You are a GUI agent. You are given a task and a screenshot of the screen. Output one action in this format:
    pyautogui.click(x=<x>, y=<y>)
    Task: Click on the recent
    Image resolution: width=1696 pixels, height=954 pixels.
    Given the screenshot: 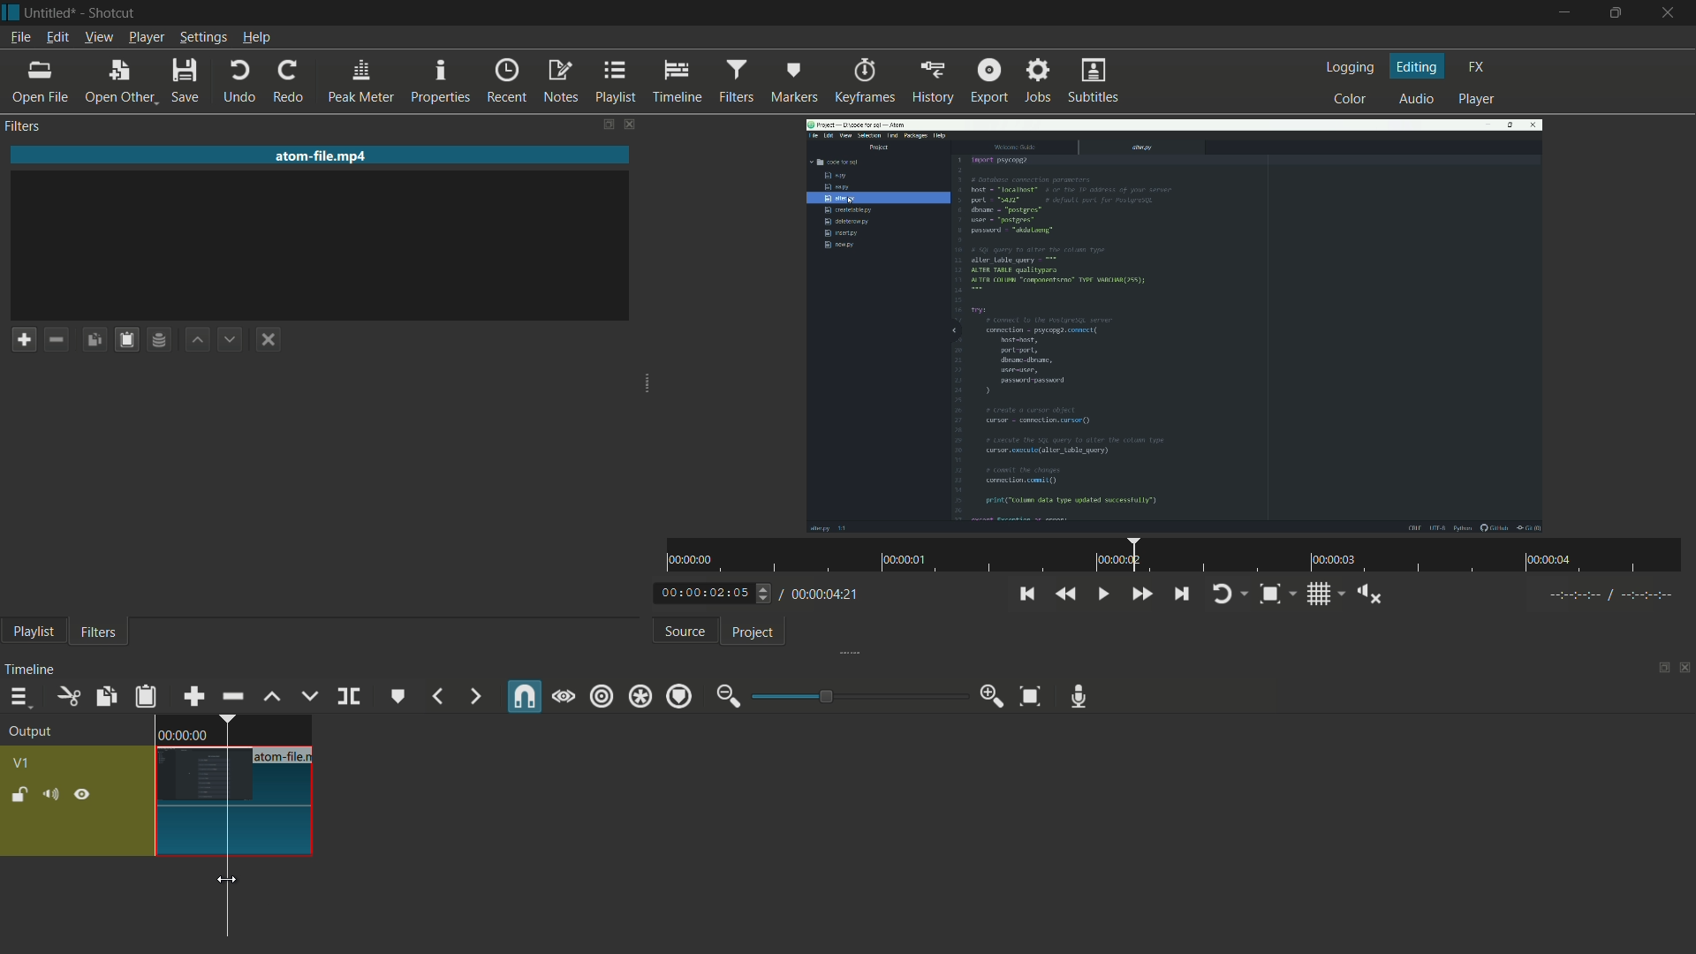 What is the action you would take?
    pyautogui.click(x=505, y=80)
    